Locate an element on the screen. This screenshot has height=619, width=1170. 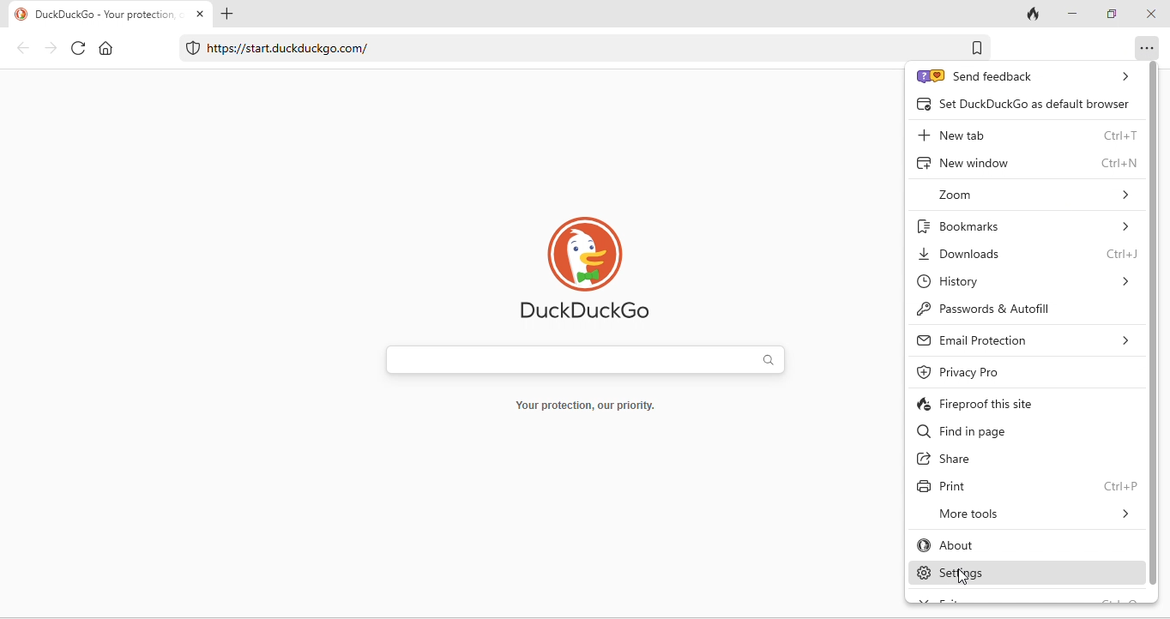
refresh is located at coordinates (79, 48).